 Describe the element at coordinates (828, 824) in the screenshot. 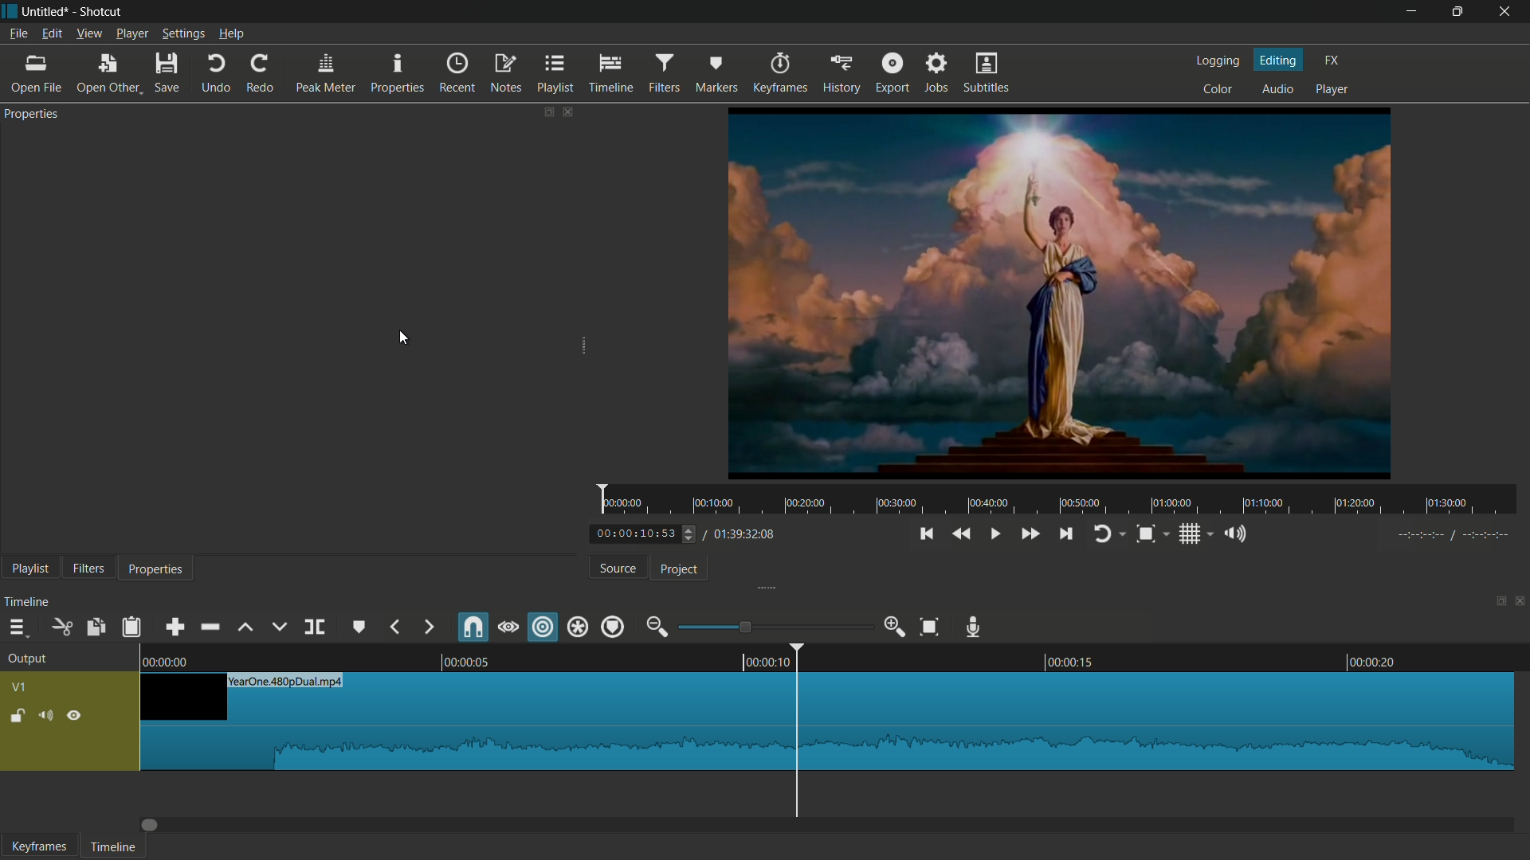

I see `Dragbar` at that location.